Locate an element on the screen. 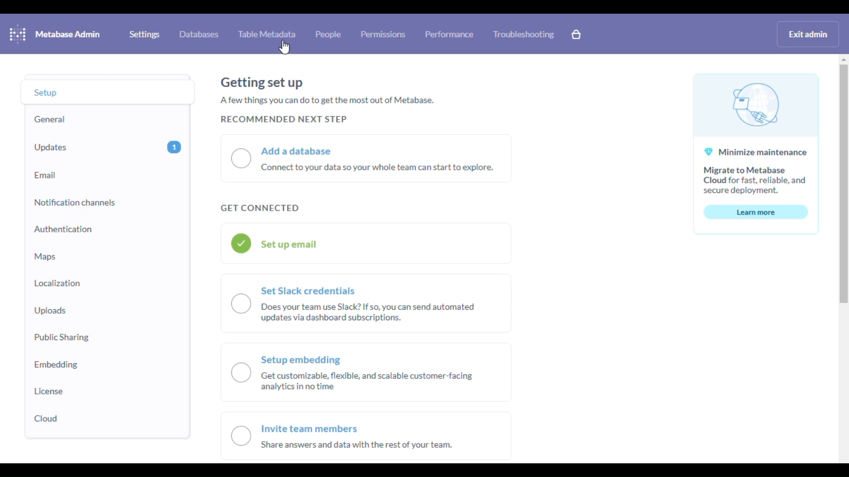  cursor is located at coordinates (285, 47).